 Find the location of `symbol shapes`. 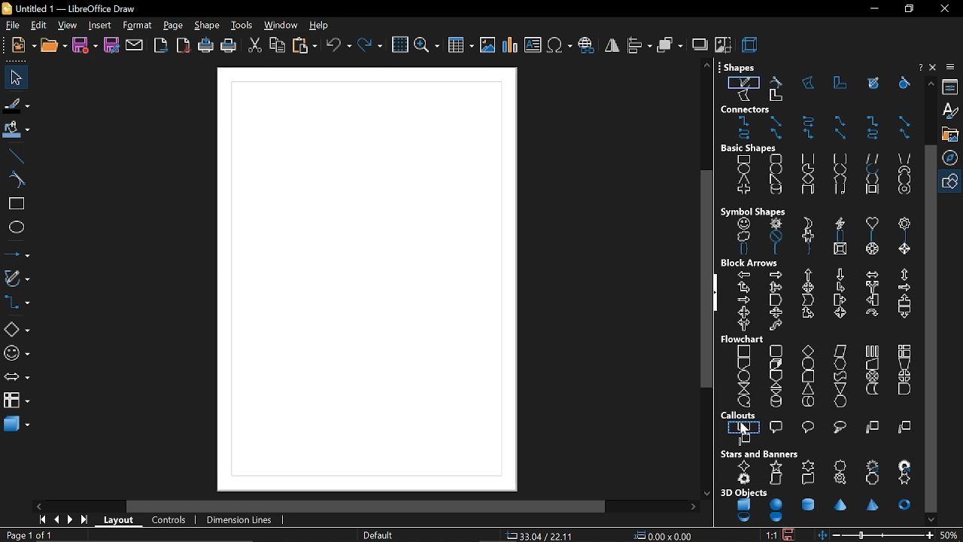

symbol shapes is located at coordinates (754, 211).